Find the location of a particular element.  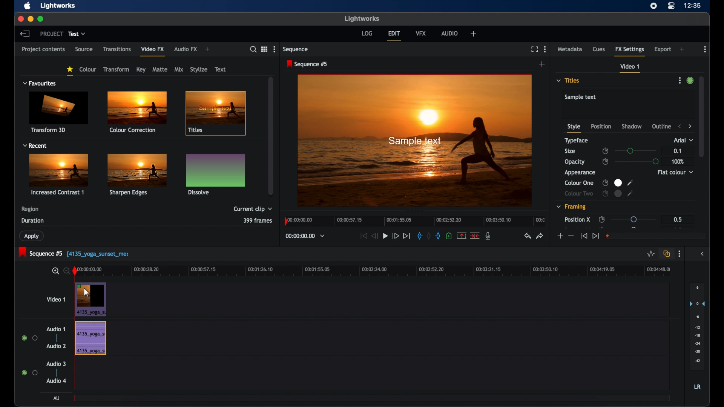

0.1 is located at coordinates (677, 151).